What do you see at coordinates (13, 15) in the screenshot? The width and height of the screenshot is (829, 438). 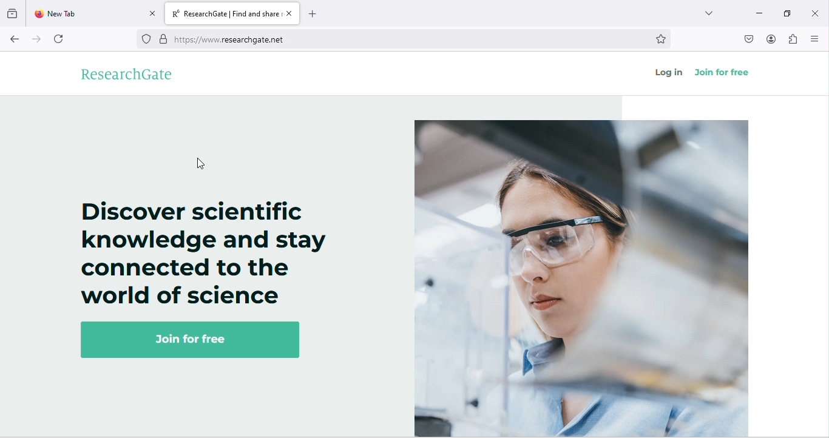 I see `group` at bounding box center [13, 15].